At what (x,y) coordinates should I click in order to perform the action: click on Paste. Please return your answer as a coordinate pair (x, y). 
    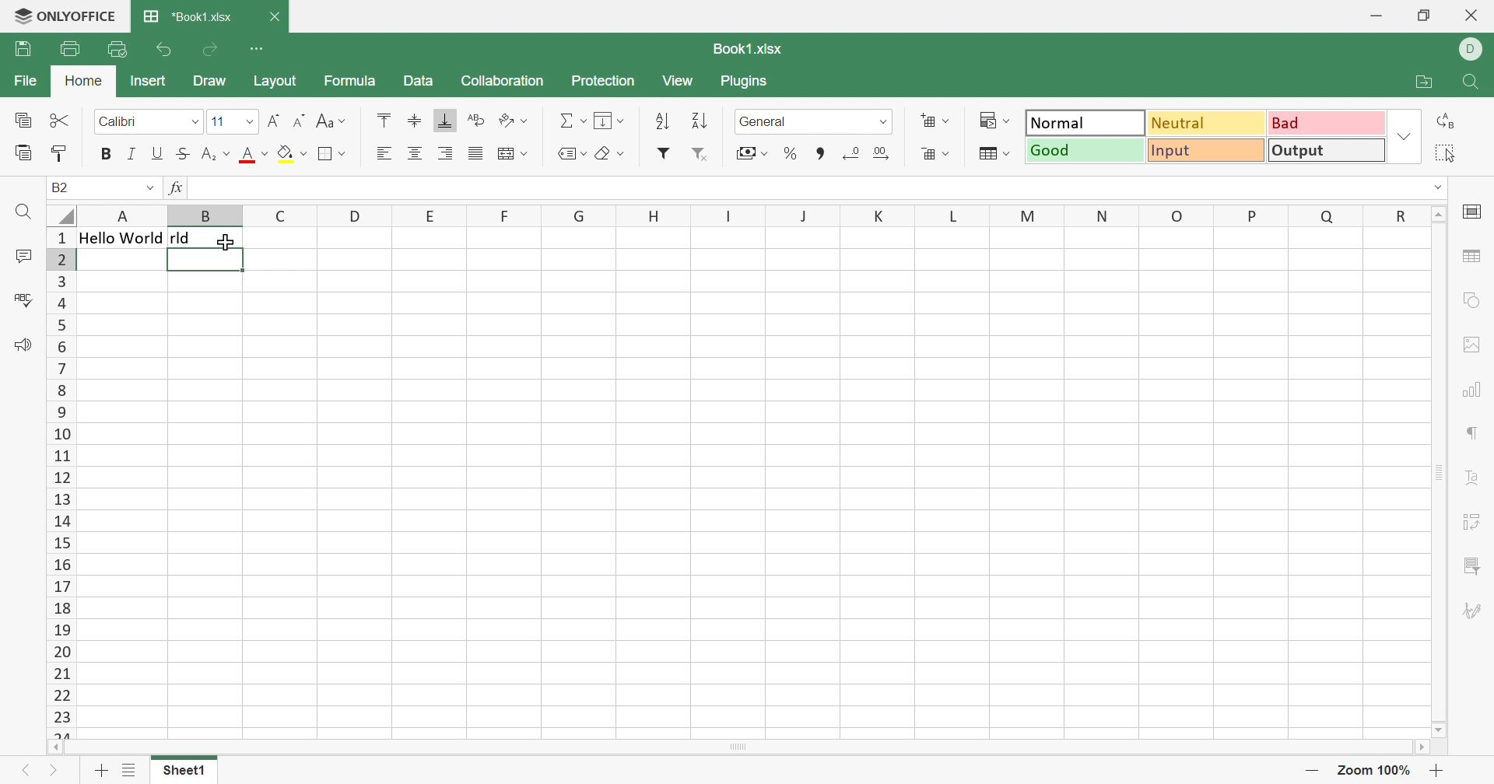
    Looking at the image, I should click on (26, 152).